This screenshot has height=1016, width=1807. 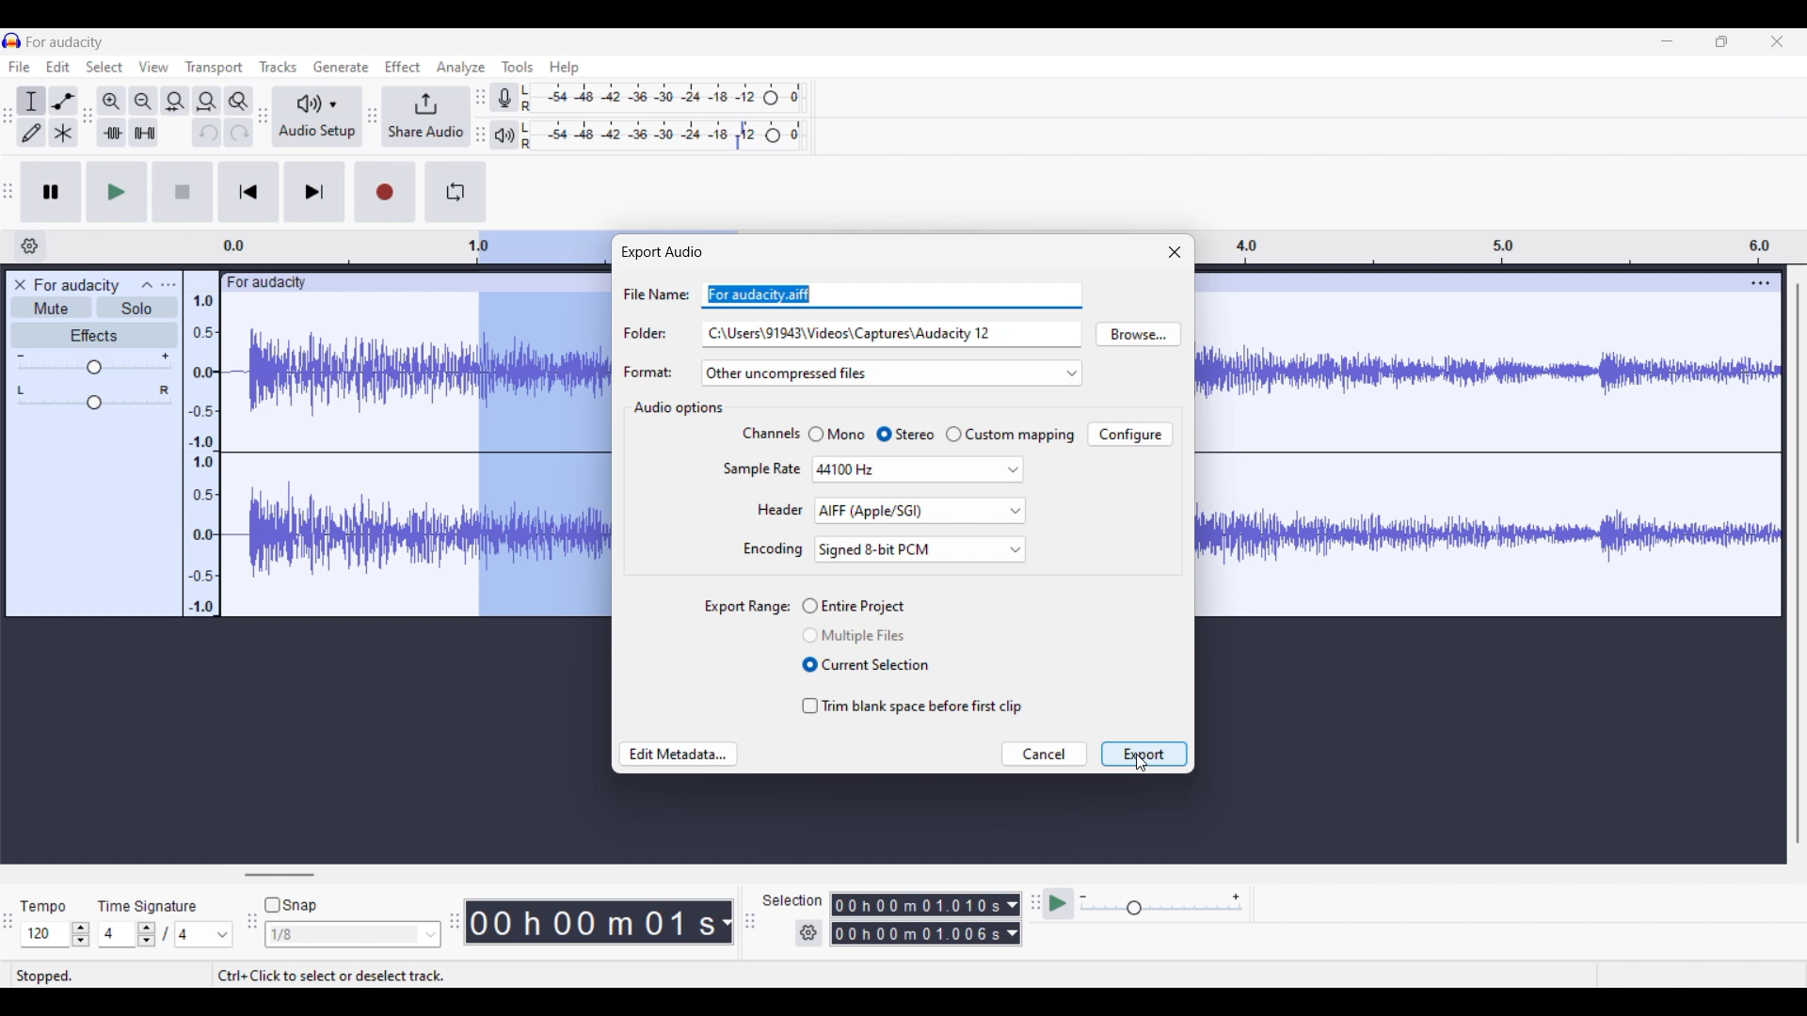 What do you see at coordinates (1761, 283) in the screenshot?
I see `Track settings` at bounding box center [1761, 283].